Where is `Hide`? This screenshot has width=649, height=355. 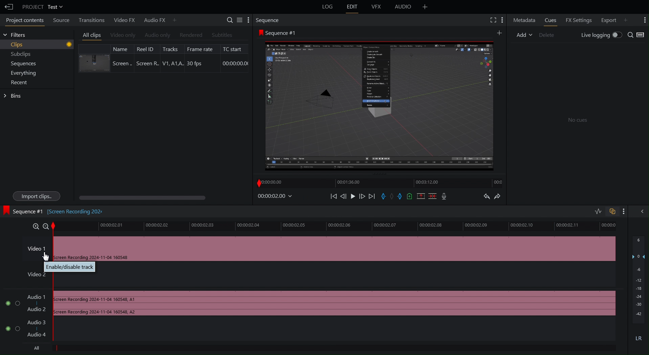 Hide is located at coordinates (641, 212).